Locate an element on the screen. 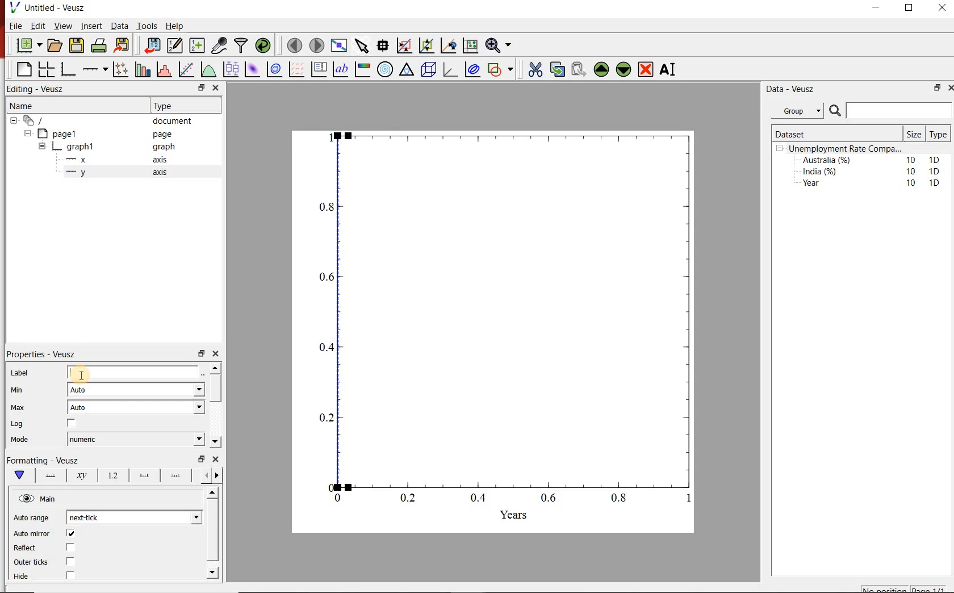 The image size is (954, 593). create new datasets is located at coordinates (196, 46).